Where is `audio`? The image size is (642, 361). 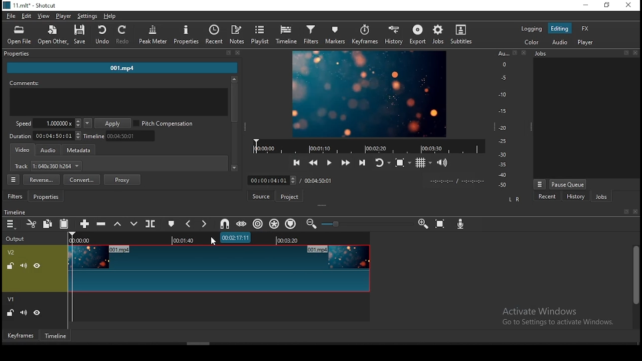
audio is located at coordinates (48, 150).